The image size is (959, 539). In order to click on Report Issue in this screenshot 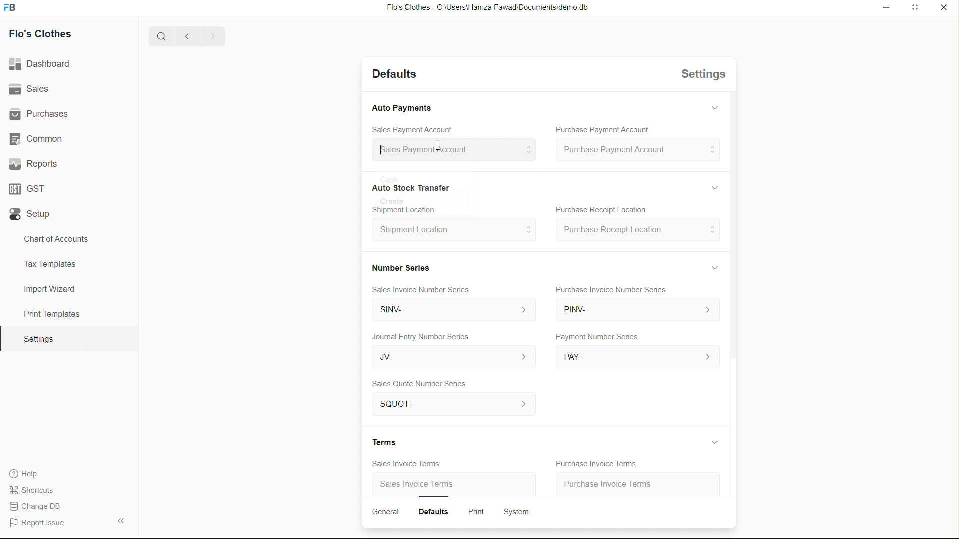, I will do `click(40, 523)`.